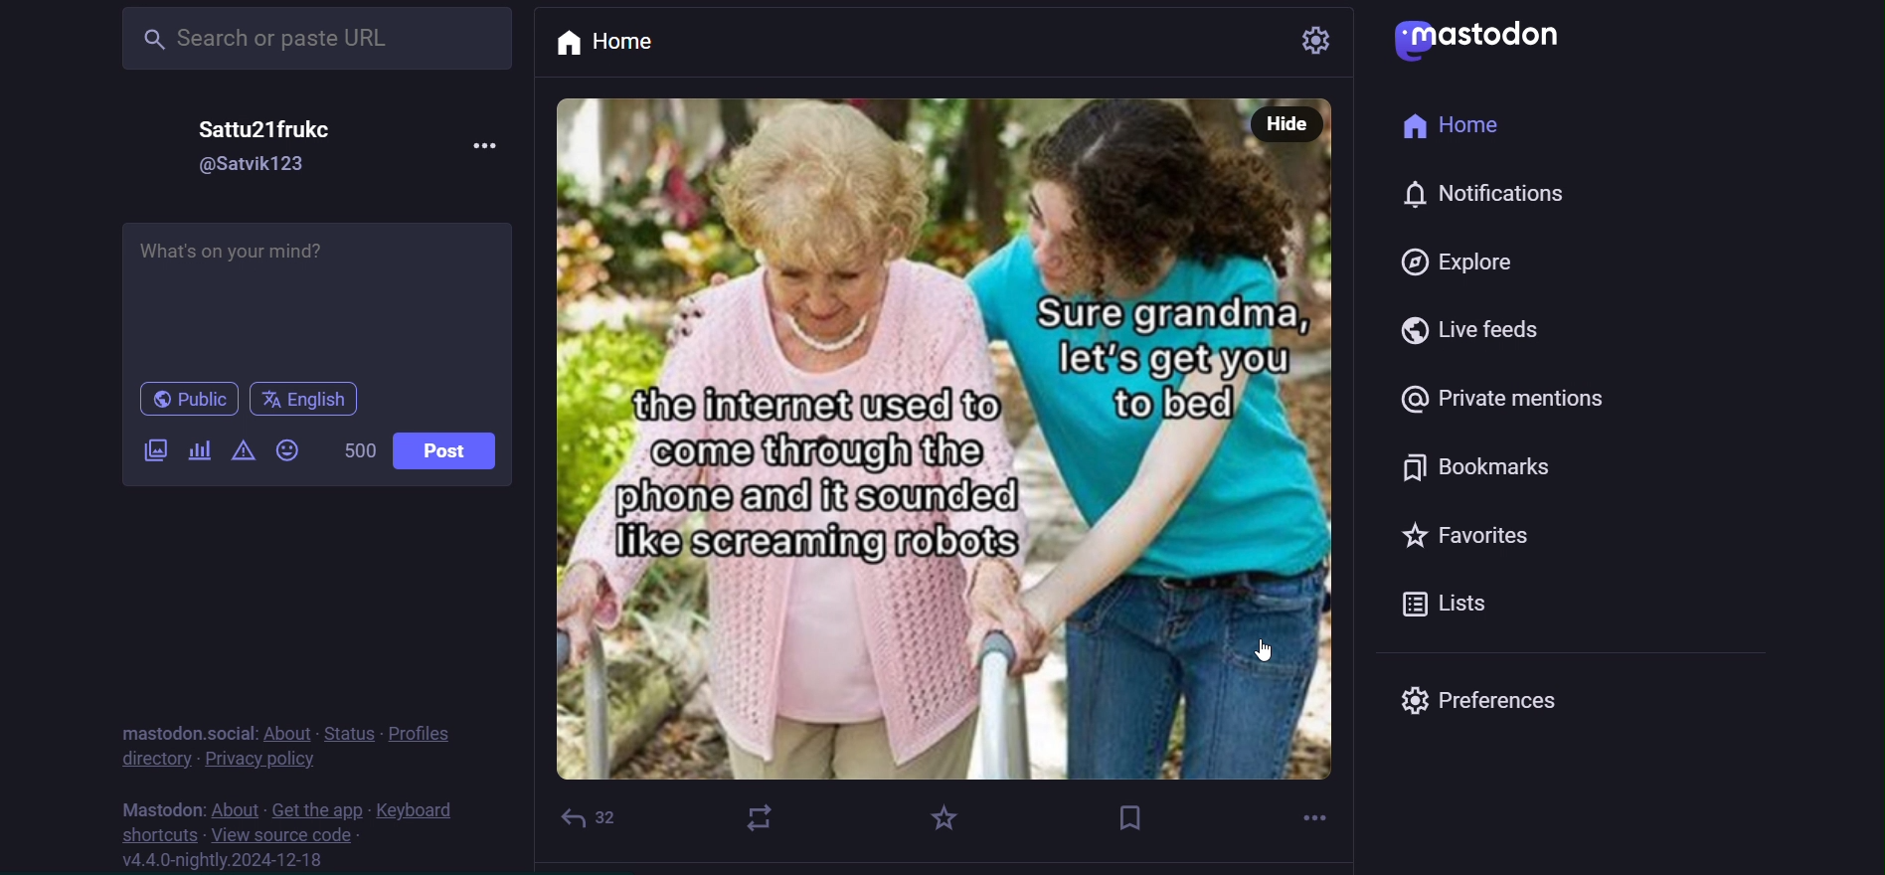  What do you see at coordinates (284, 837) in the screenshot?
I see `source code` at bounding box center [284, 837].